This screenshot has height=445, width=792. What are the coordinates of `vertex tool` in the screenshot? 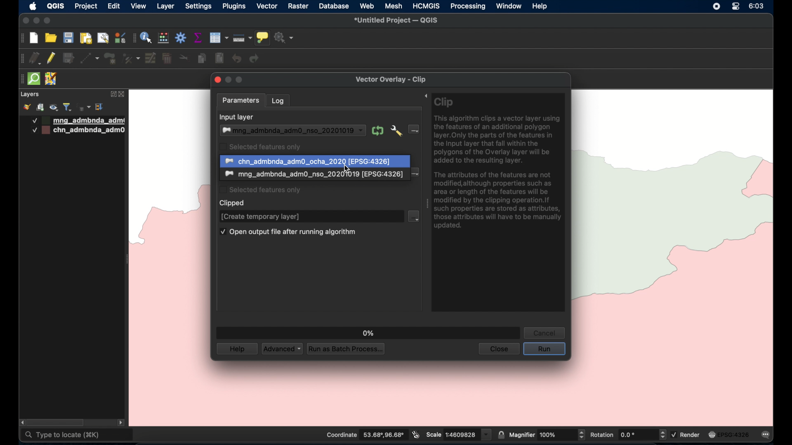 It's located at (131, 59).